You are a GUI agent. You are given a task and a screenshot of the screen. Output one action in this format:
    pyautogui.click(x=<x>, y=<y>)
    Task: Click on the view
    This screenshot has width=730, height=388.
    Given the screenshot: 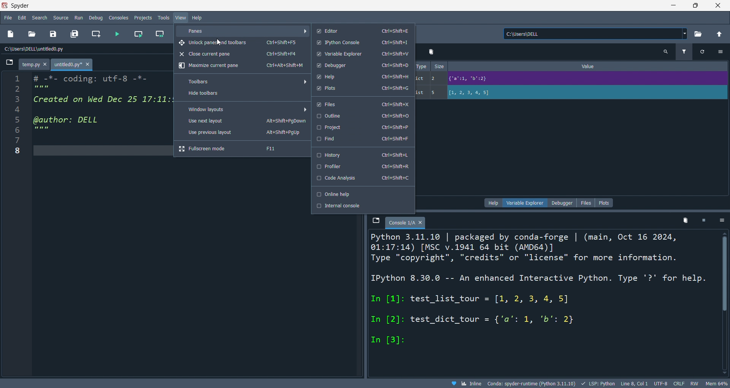 What is the action you would take?
    pyautogui.click(x=180, y=18)
    